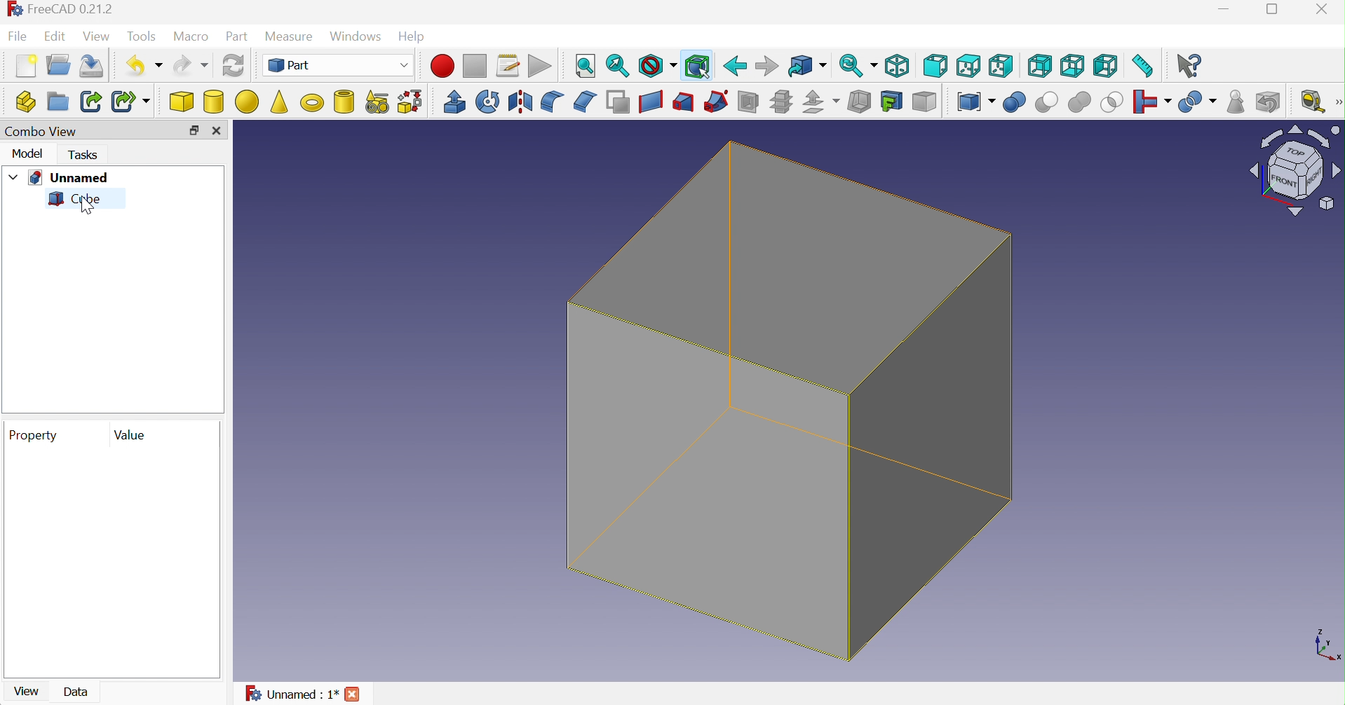 The width and height of the screenshot is (1345, 705). Describe the element at coordinates (780, 103) in the screenshot. I see `Sub-sections` at that location.